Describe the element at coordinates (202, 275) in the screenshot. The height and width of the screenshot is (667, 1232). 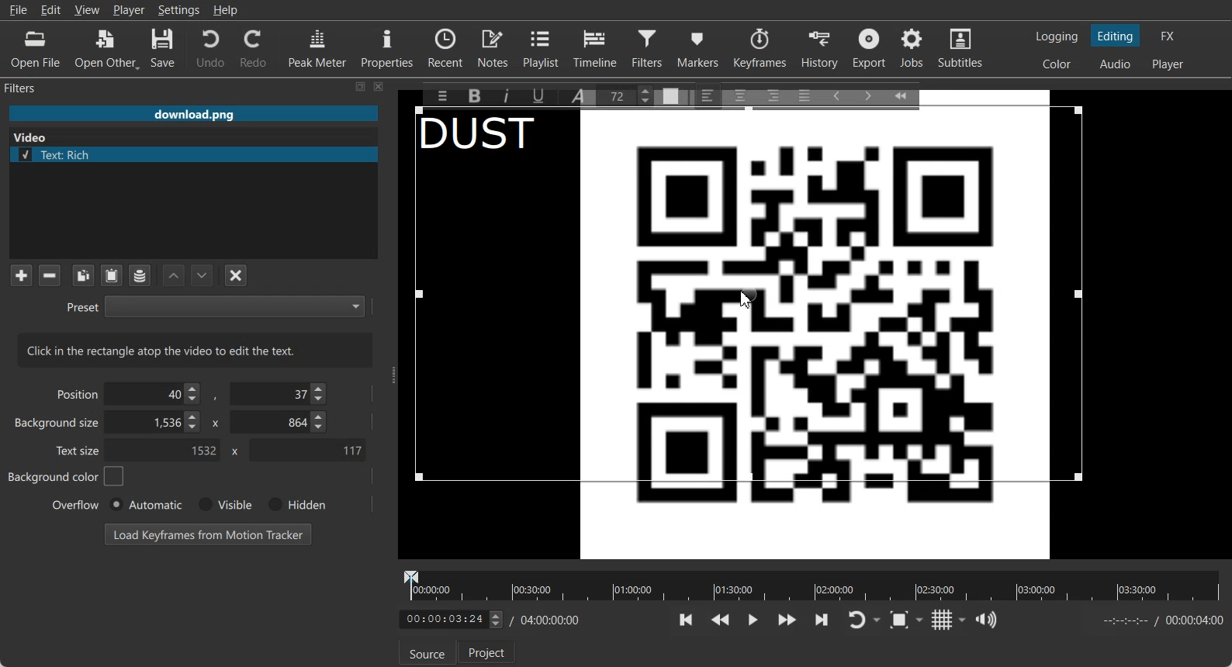
I see `Move Filter Down` at that location.